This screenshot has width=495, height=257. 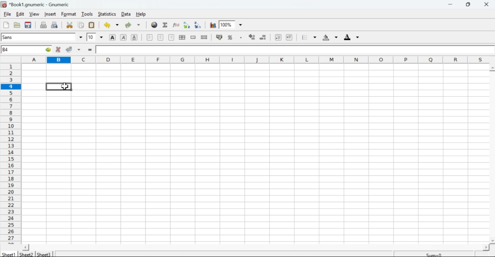 I want to click on numbering column, so click(x=11, y=154).